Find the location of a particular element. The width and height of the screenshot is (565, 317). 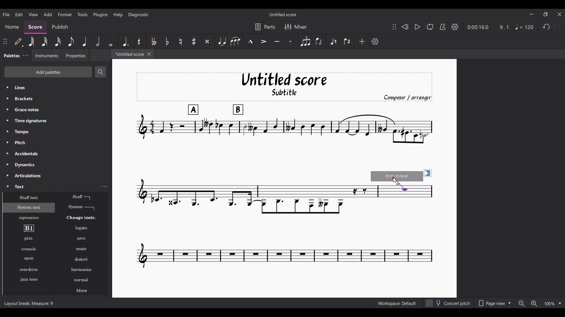

Articulations is located at coordinates (56, 176).